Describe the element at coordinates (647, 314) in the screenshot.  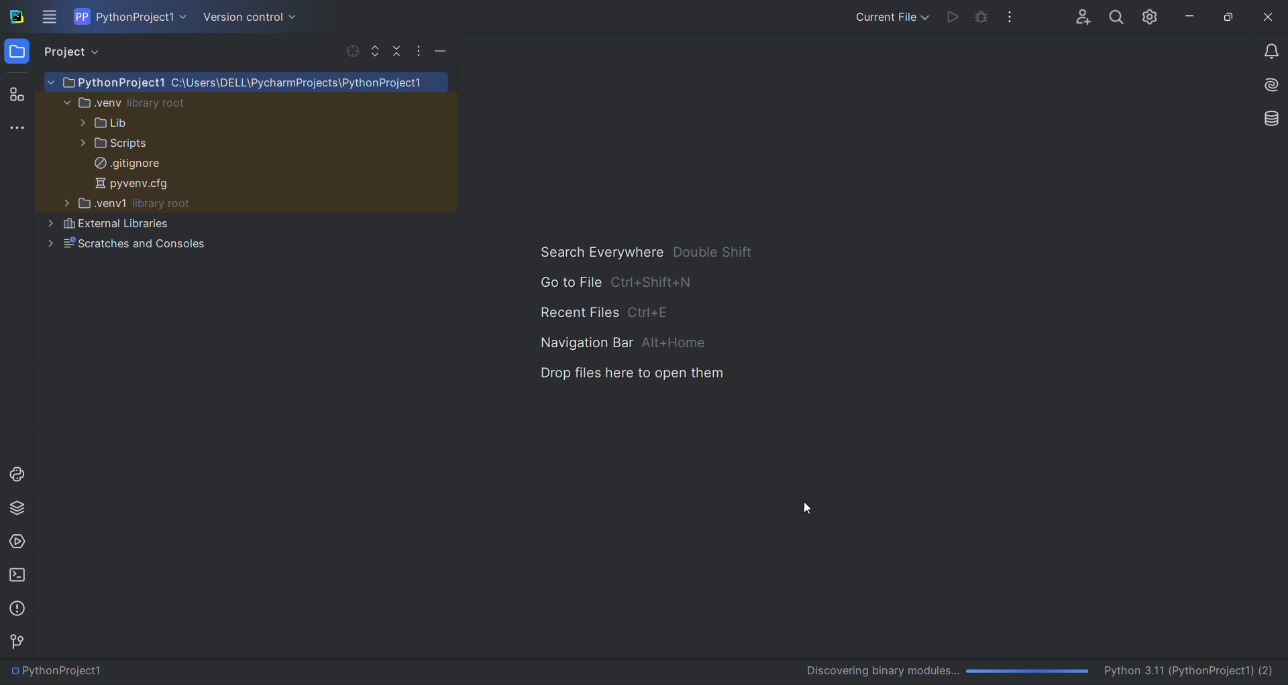
I see `hotkey options` at that location.